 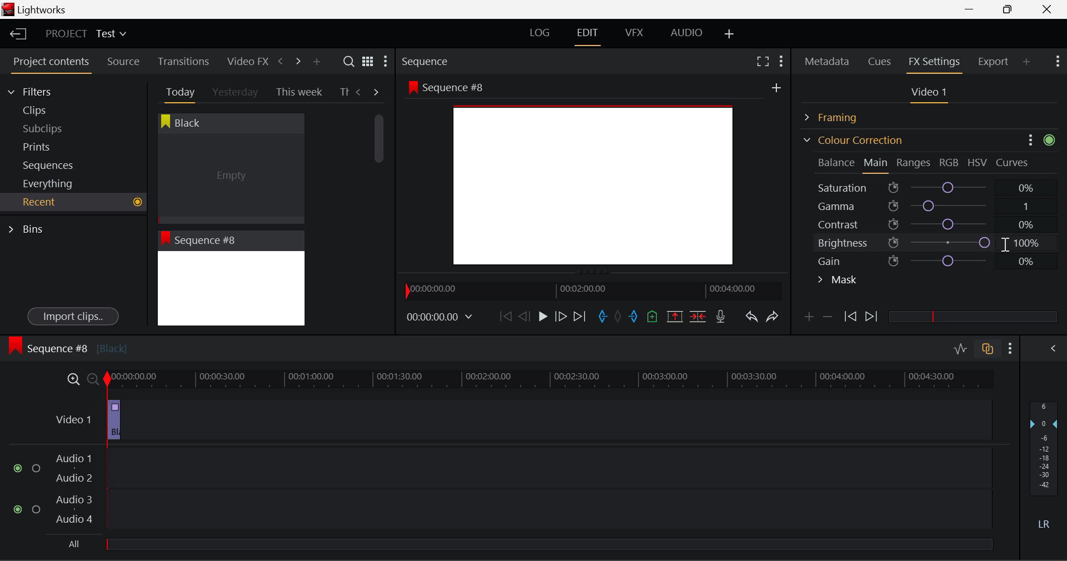 I want to click on Gamma, so click(x=931, y=206).